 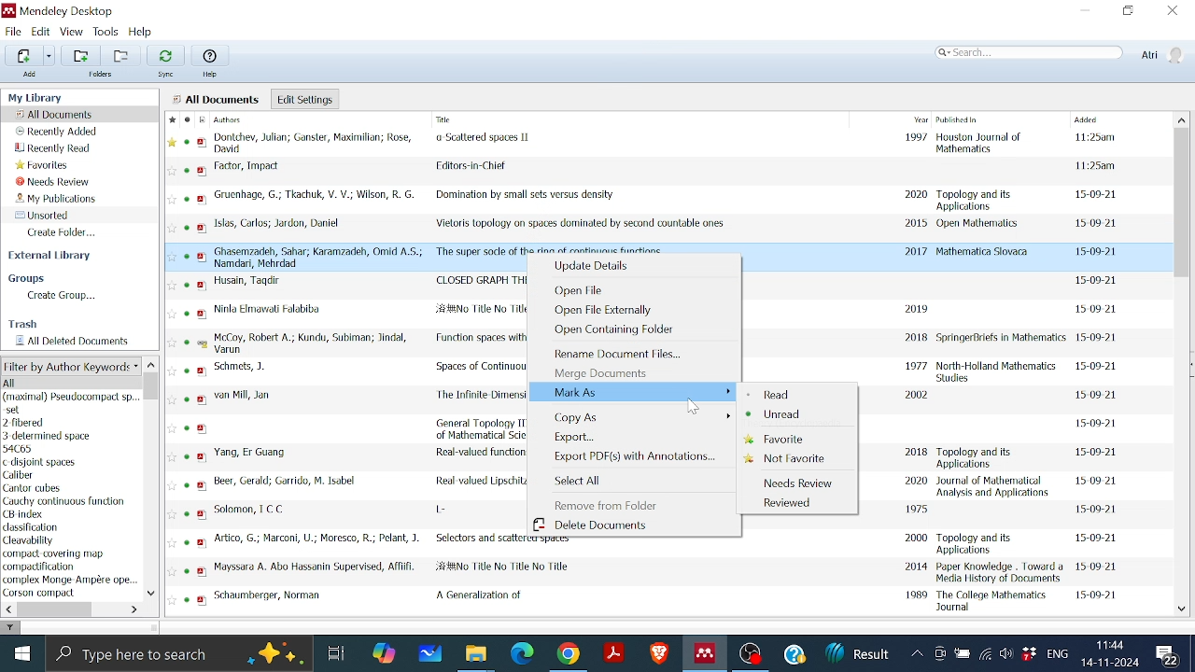 What do you see at coordinates (74, 339) in the screenshot?
I see `All deleted documents` at bounding box center [74, 339].